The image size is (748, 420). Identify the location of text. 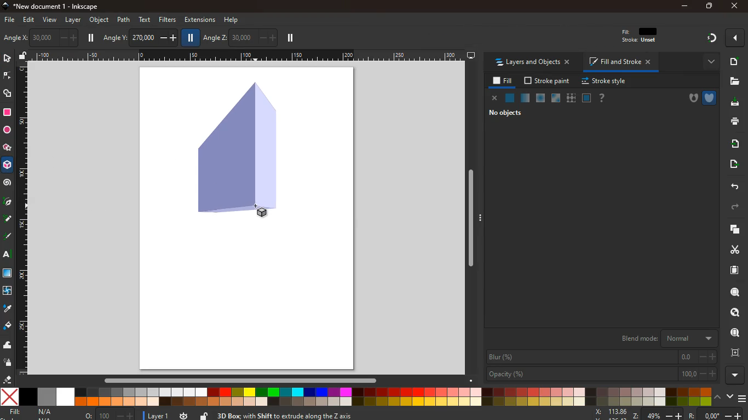
(5, 255).